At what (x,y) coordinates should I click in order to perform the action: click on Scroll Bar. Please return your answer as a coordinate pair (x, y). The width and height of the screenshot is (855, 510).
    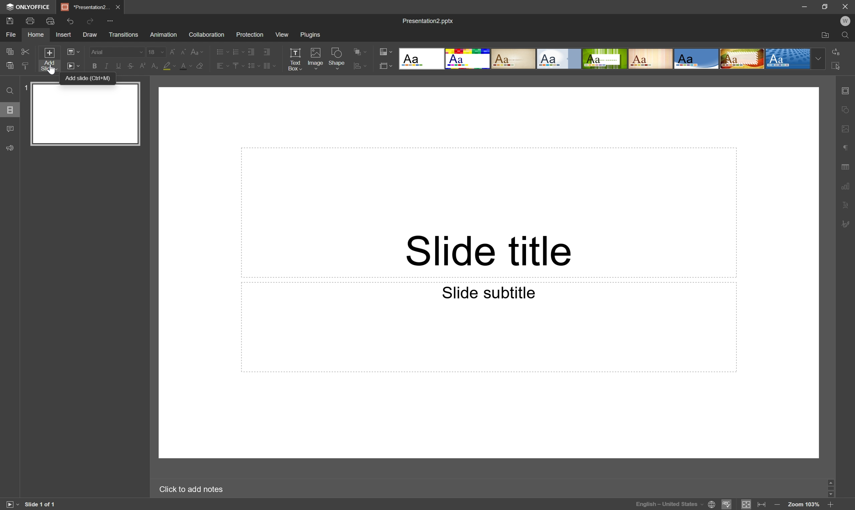
    Looking at the image, I should click on (832, 486).